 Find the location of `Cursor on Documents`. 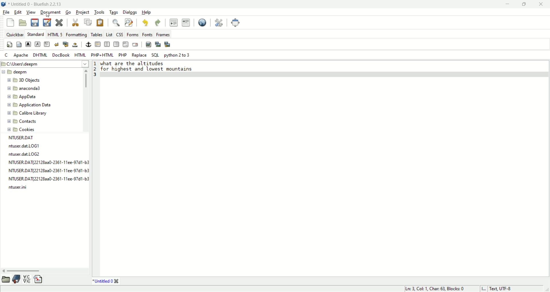

Cursor on Documents is located at coordinates (49, 15).